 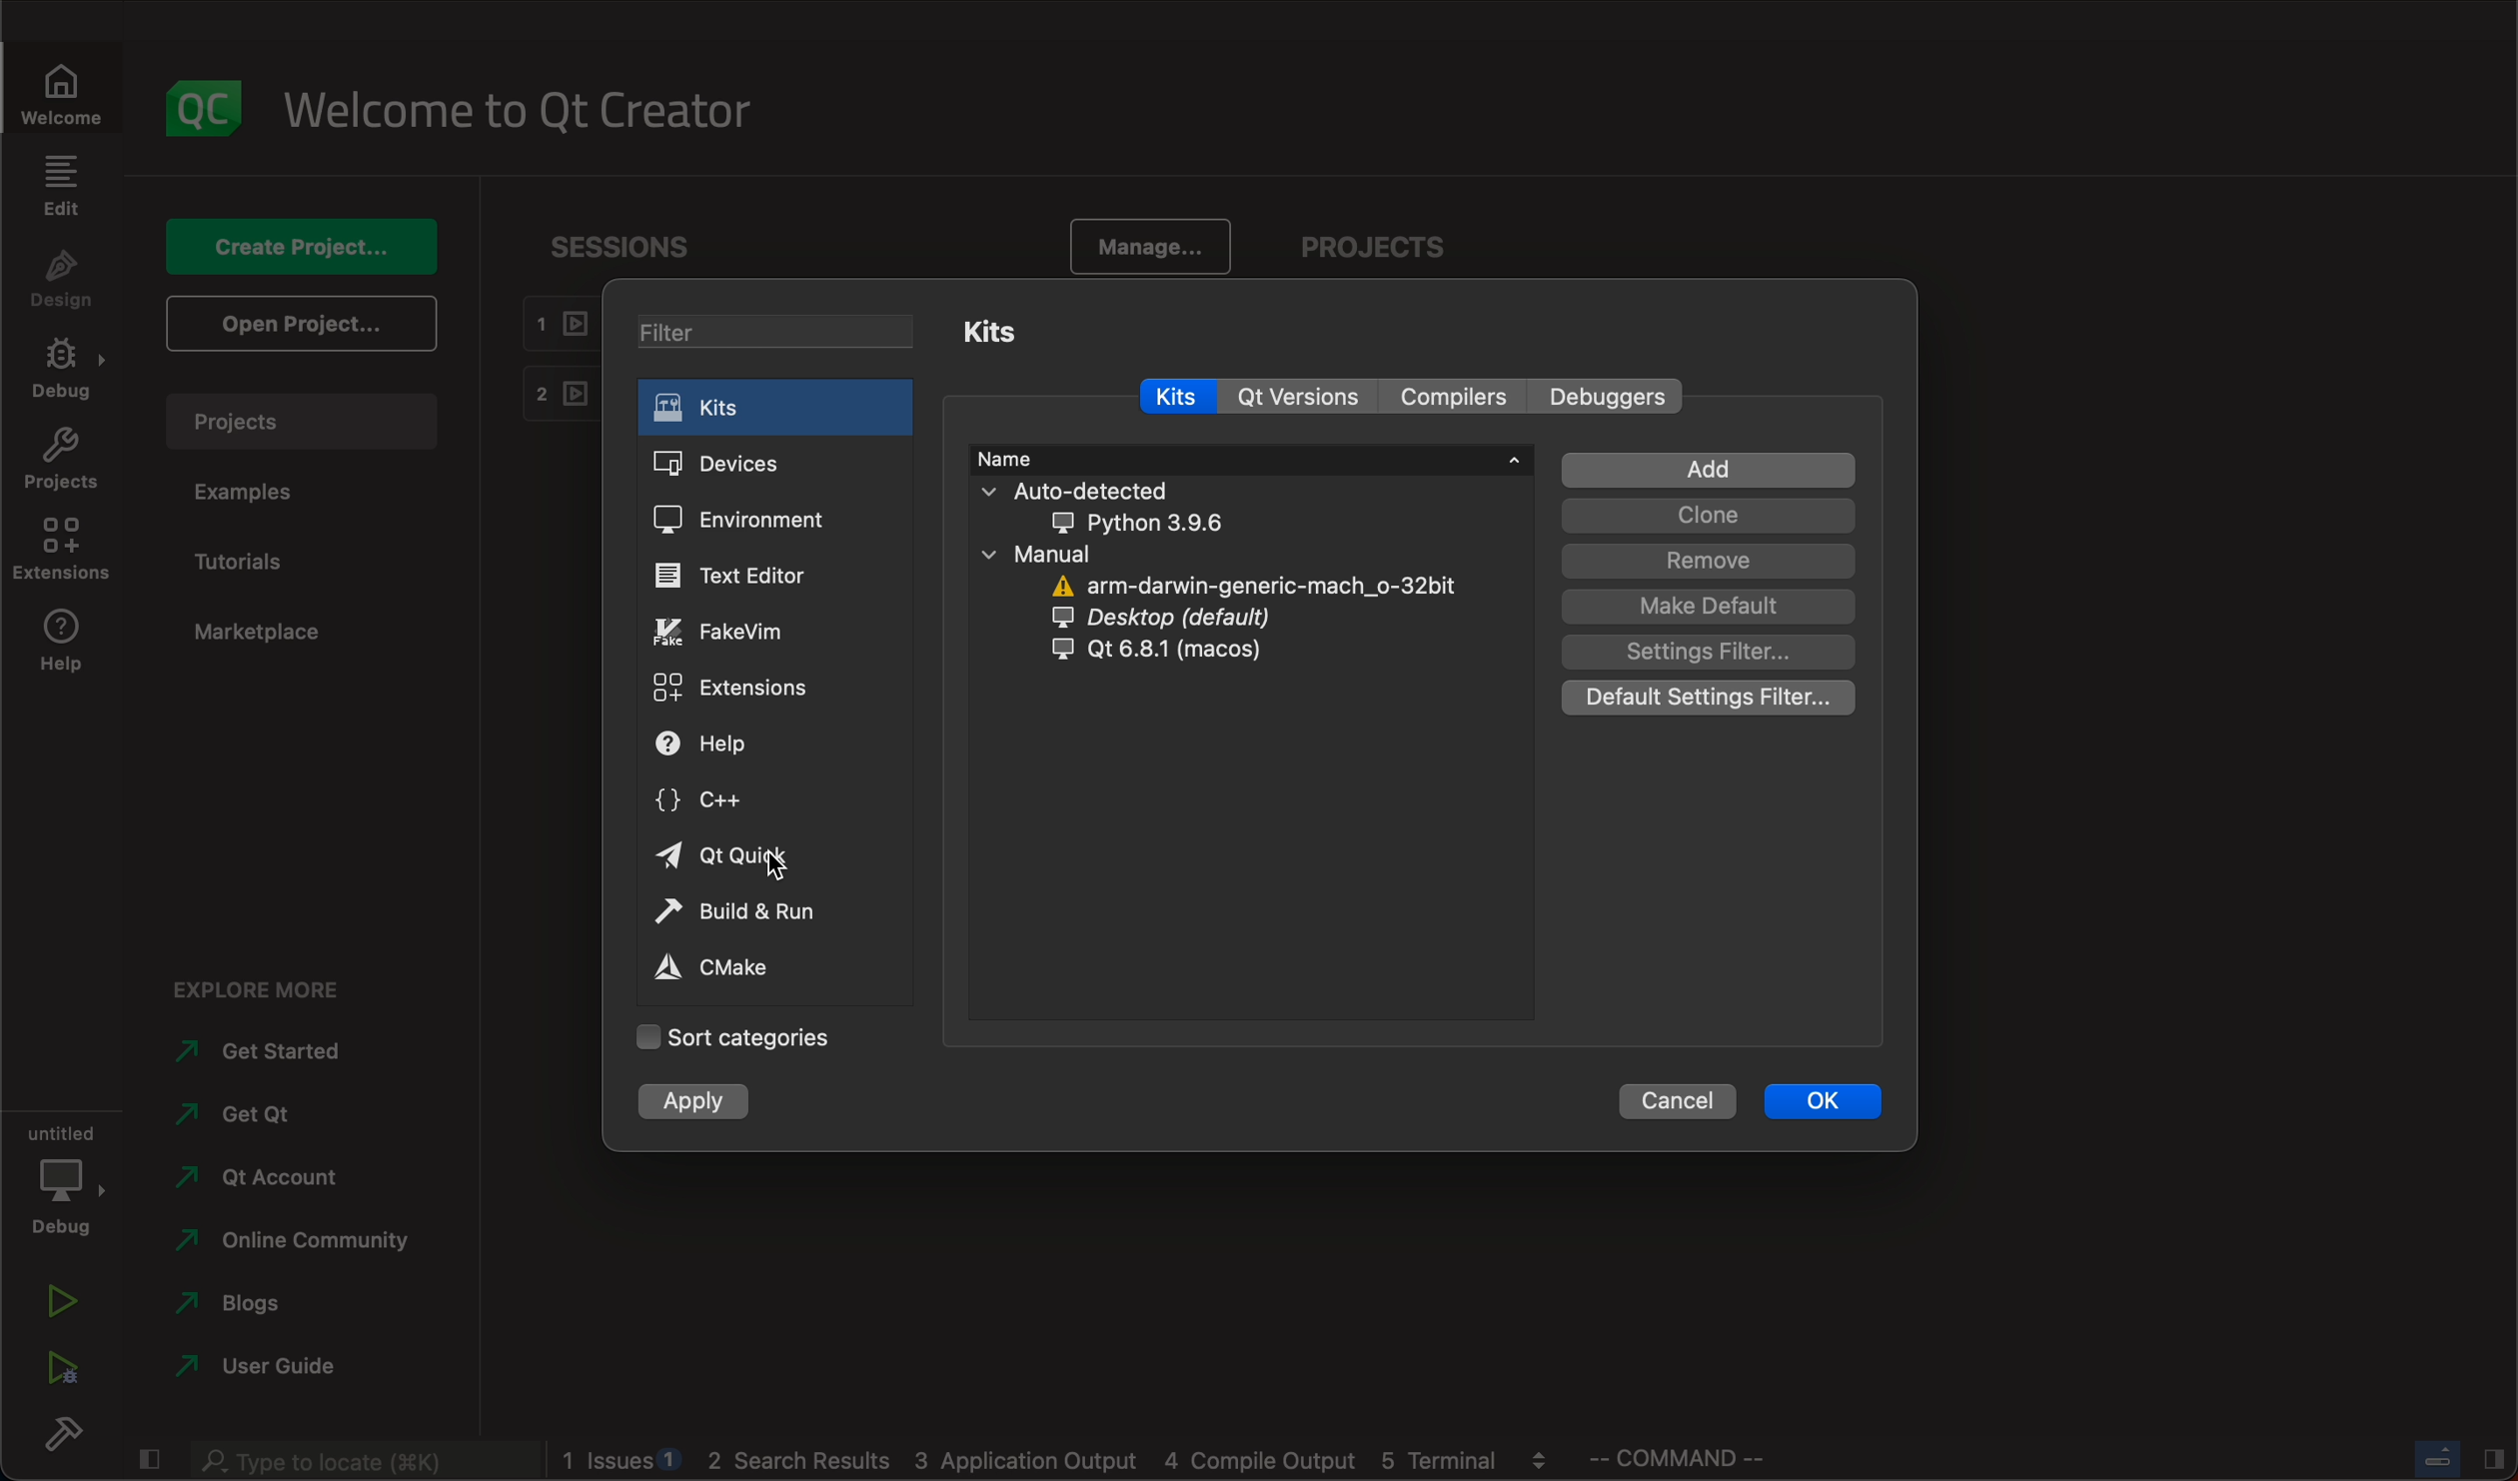 I want to click on kits, so click(x=783, y=409).